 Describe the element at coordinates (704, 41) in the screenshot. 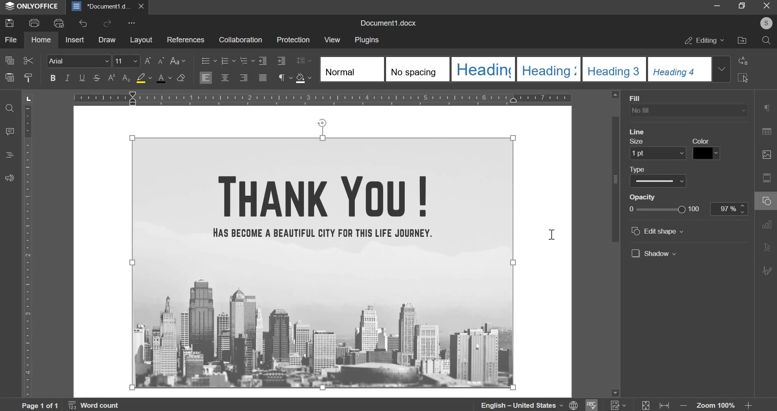

I see `editing` at that location.